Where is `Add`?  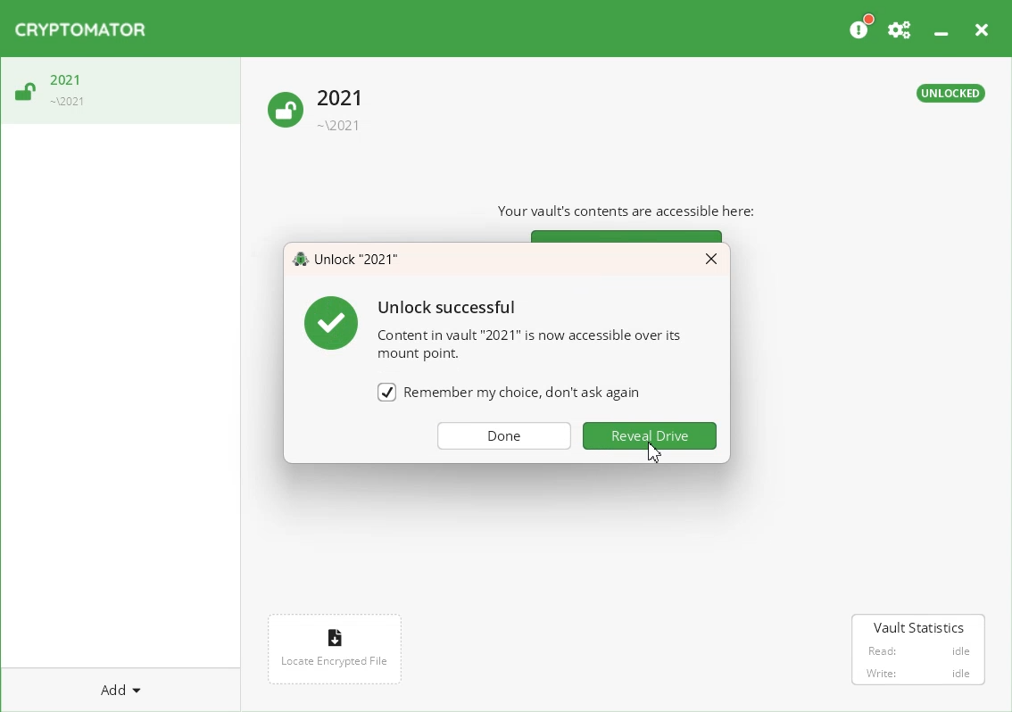
Add is located at coordinates (120, 689).